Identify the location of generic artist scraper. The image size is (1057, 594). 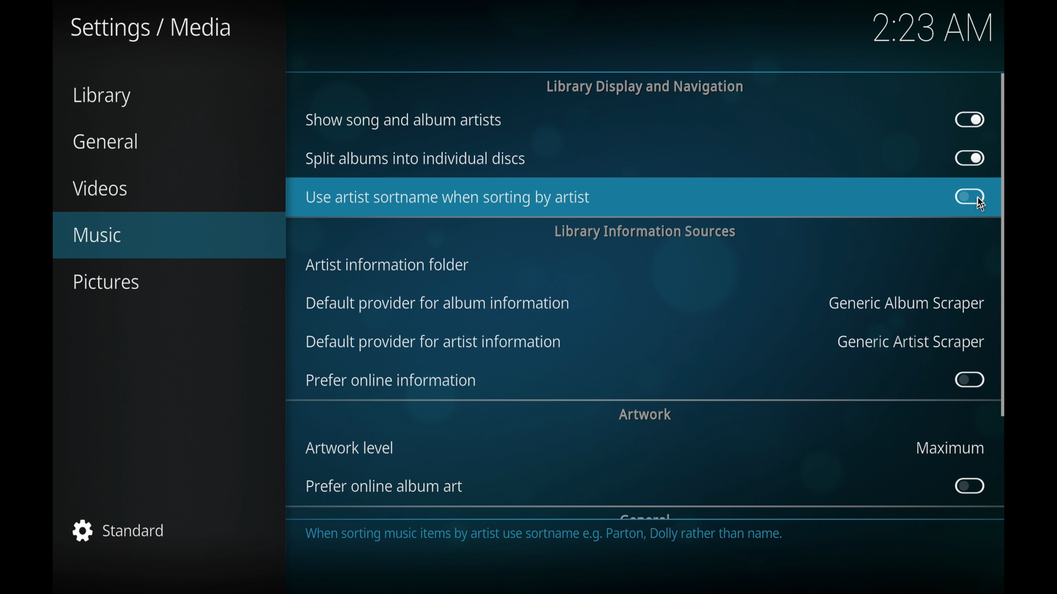
(911, 343).